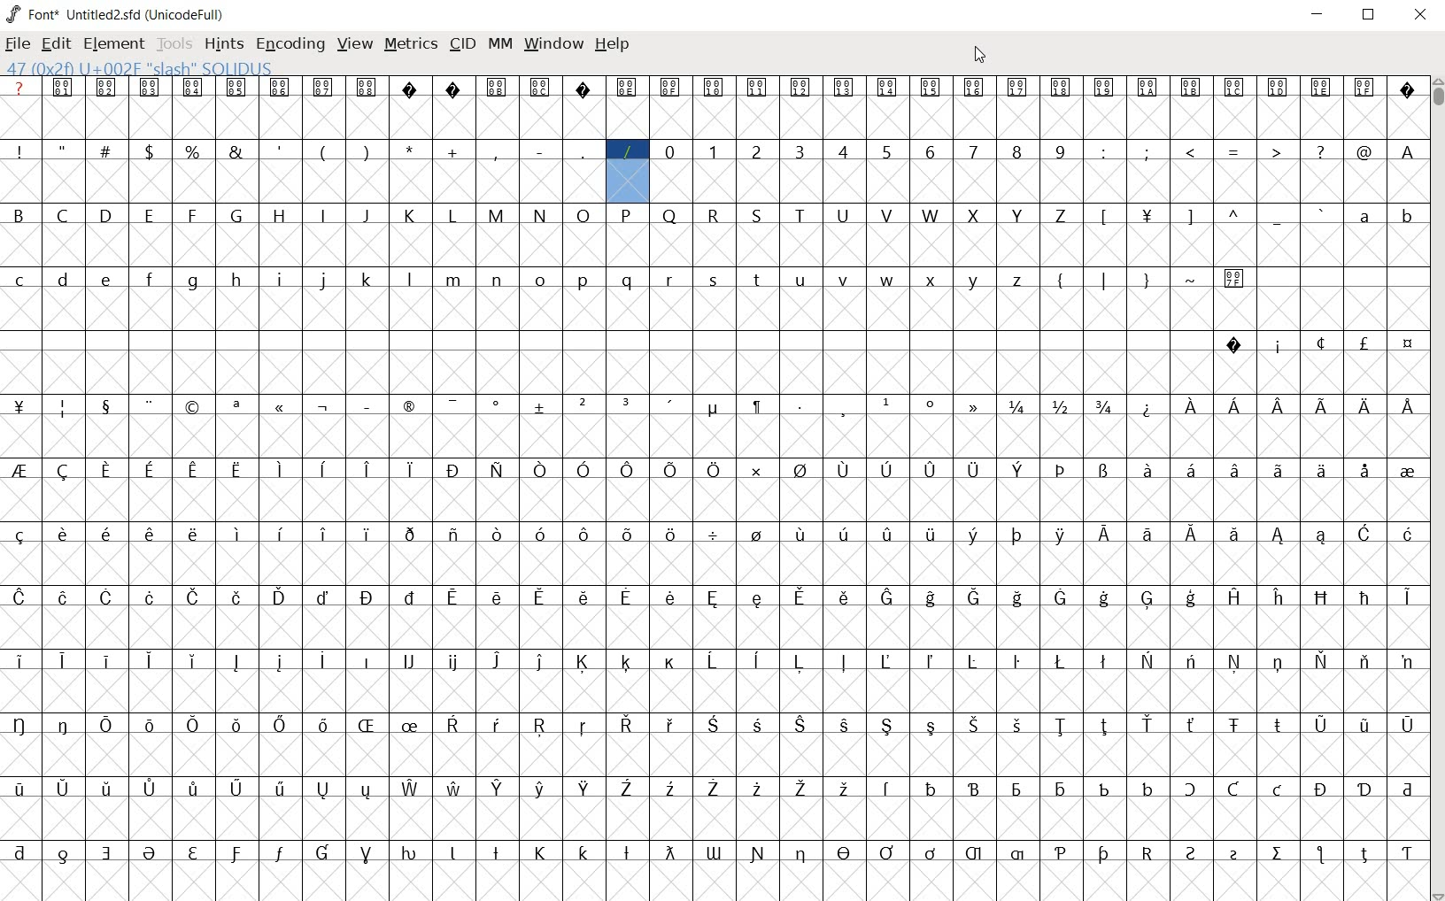  I want to click on glyph, so click(410, 216).